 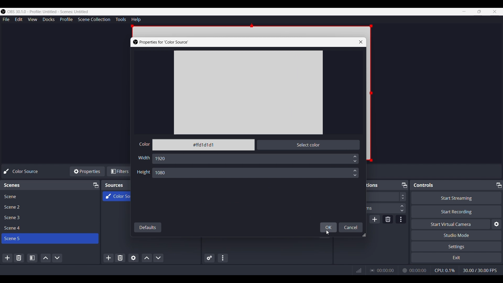 What do you see at coordinates (364, 235) in the screenshot?
I see `Change Width/Height of window` at bounding box center [364, 235].